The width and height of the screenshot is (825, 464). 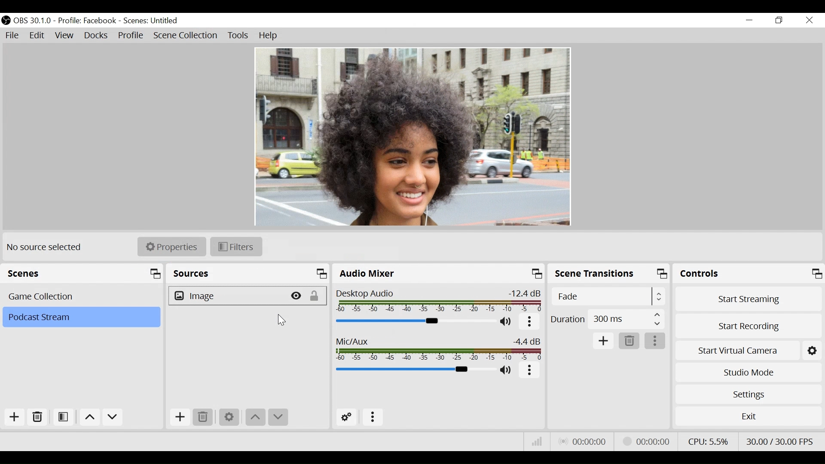 What do you see at coordinates (607, 321) in the screenshot?
I see `Duration` at bounding box center [607, 321].